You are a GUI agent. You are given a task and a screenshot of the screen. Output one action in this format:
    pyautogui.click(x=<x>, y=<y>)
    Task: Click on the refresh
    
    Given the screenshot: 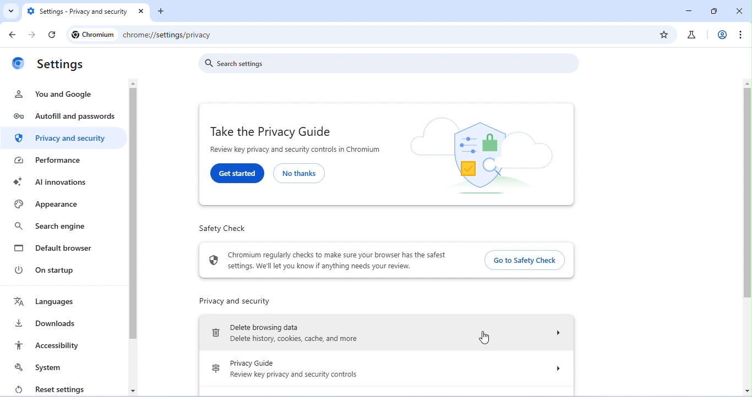 What is the action you would take?
    pyautogui.click(x=52, y=35)
    